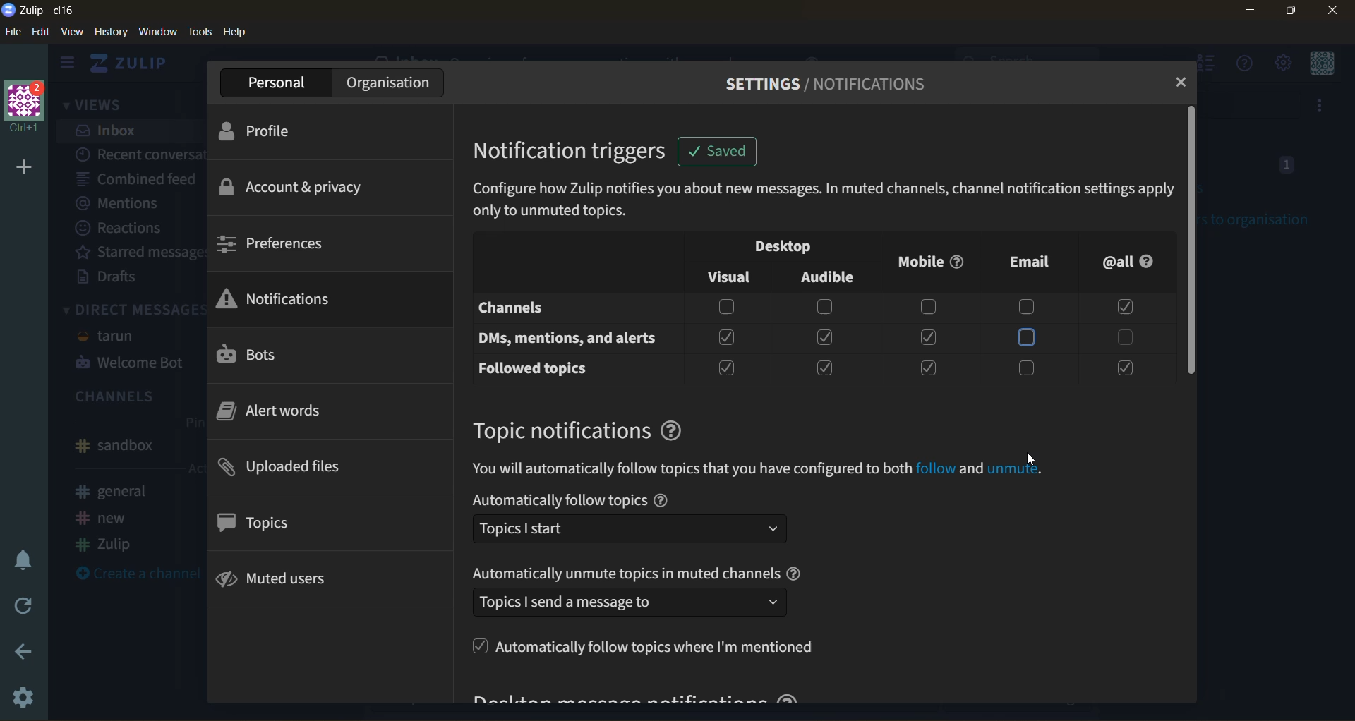 The width and height of the screenshot is (1355, 721). What do you see at coordinates (727, 337) in the screenshot?
I see `checkbox` at bounding box center [727, 337].